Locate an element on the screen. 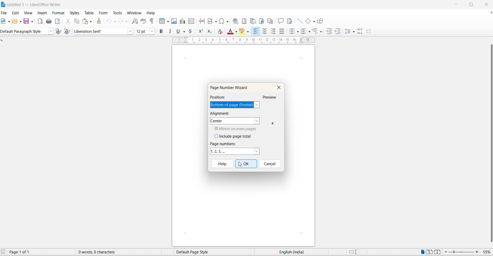 This screenshot has height=256, width=493. insert line is located at coordinates (300, 21).